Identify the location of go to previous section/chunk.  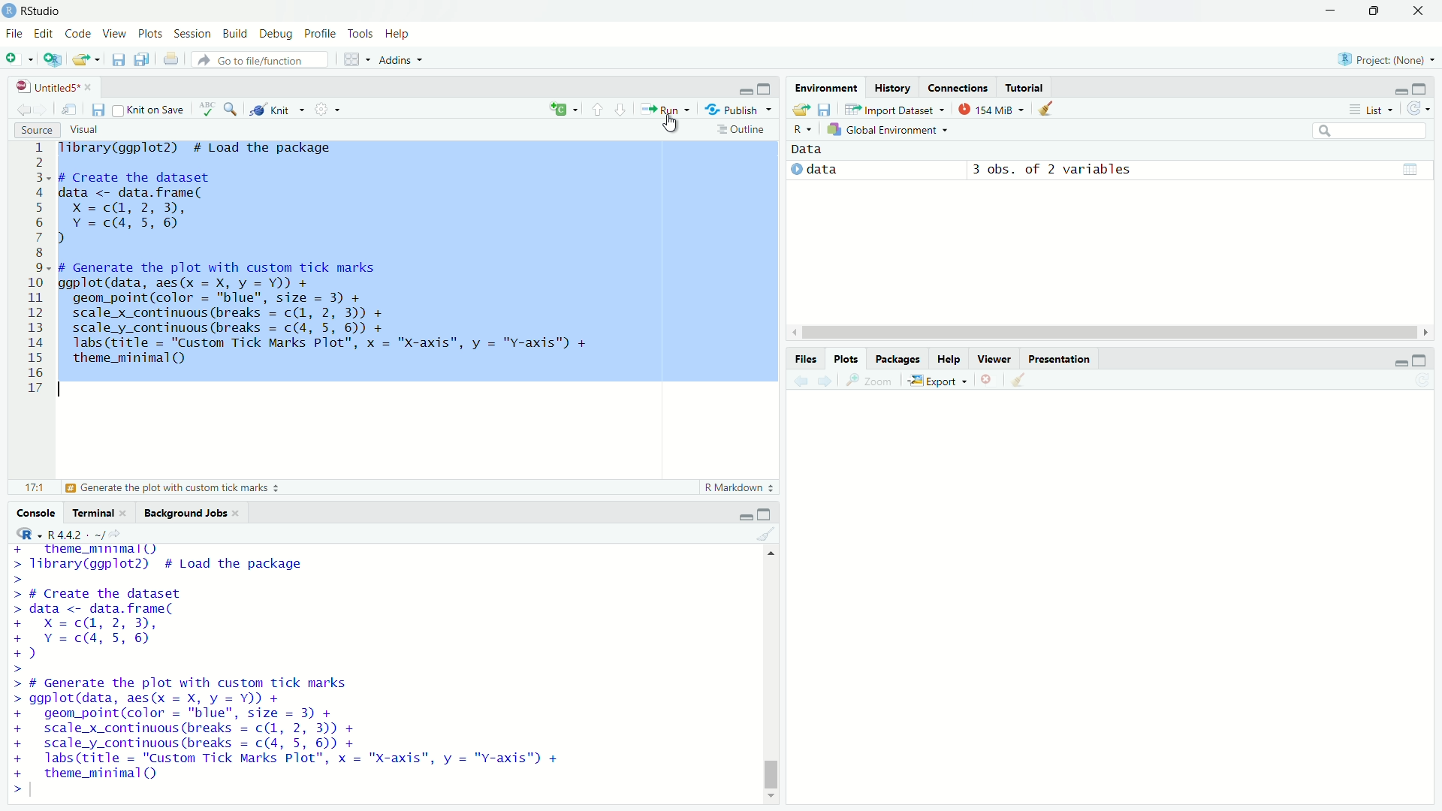
(596, 109).